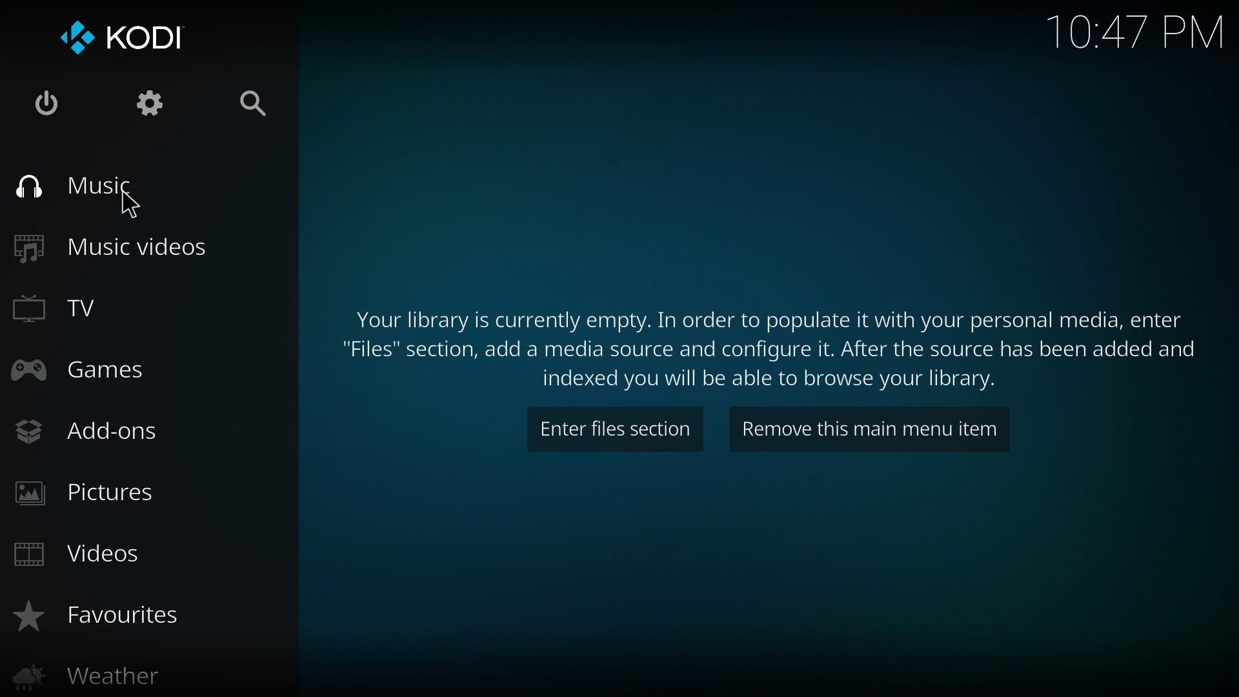 Image resolution: width=1239 pixels, height=697 pixels. Describe the element at coordinates (63, 187) in the screenshot. I see `music` at that location.